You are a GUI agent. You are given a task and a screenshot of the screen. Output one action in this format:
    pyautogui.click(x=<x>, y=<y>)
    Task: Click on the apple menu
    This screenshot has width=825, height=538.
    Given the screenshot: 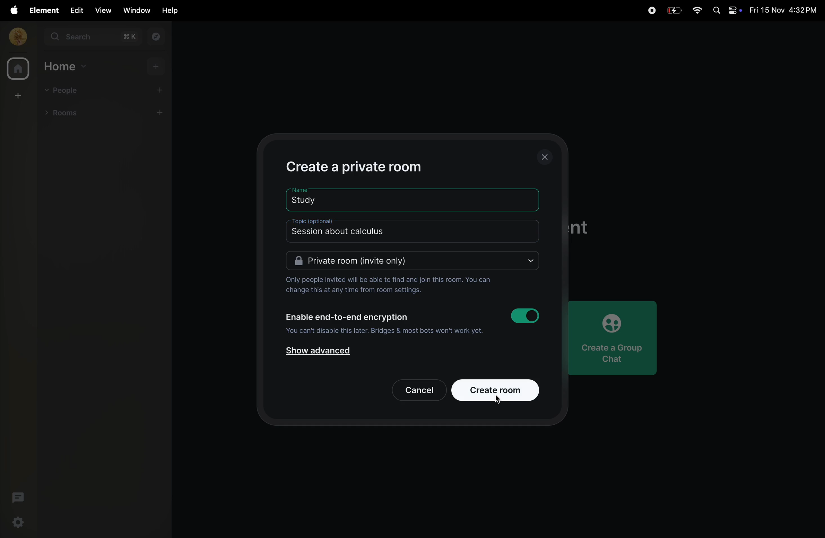 What is the action you would take?
    pyautogui.click(x=11, y=10)
    